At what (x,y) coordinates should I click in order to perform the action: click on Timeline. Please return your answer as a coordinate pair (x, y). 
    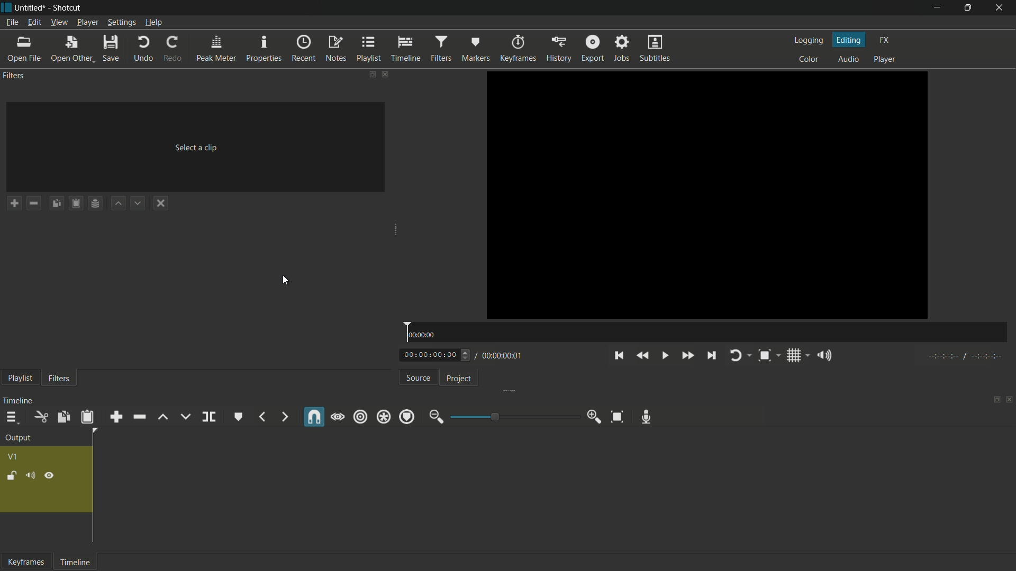
    Looking at the image, I should click on (79, 562).